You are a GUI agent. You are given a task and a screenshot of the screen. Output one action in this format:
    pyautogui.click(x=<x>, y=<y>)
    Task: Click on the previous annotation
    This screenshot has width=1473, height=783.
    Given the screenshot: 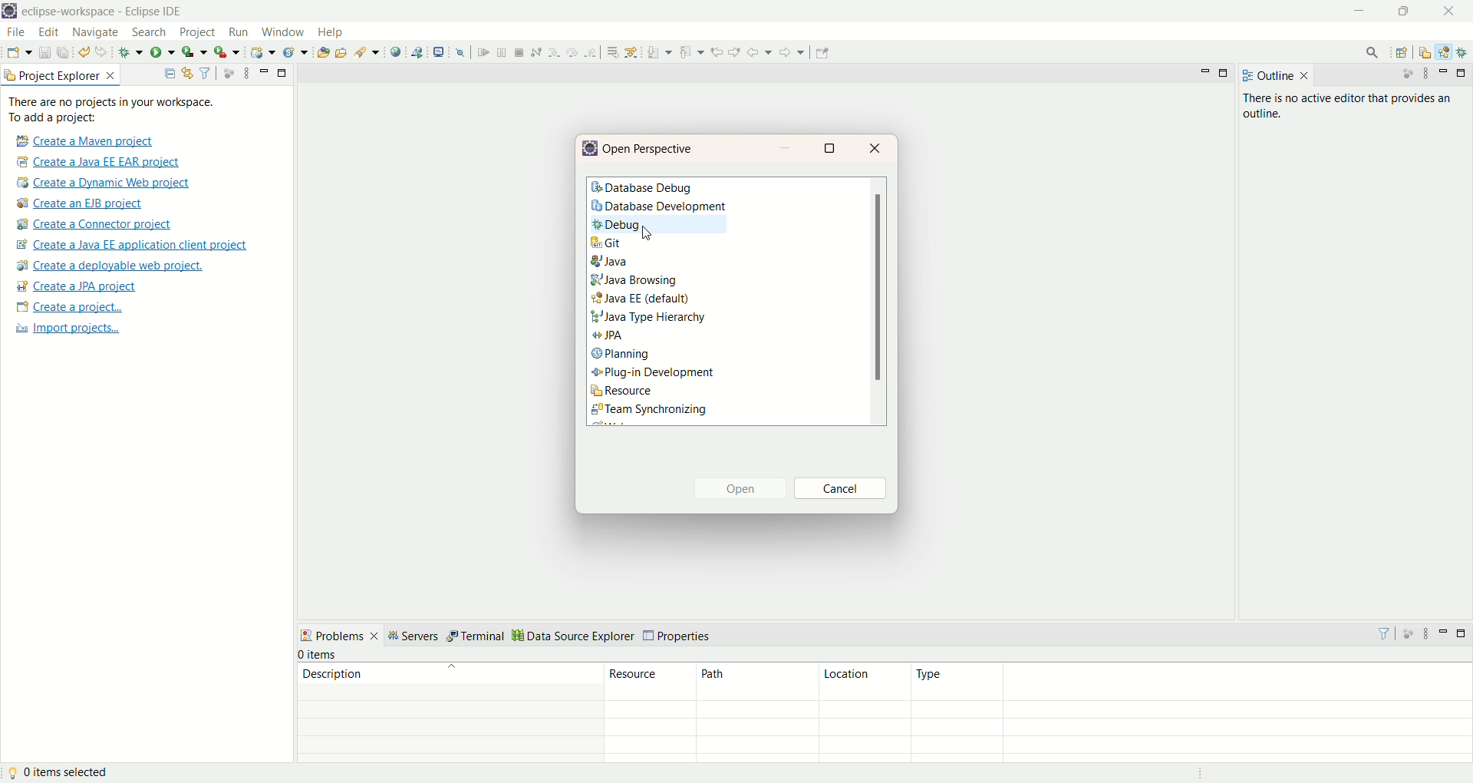 What is the action you would take?
    pyautogui.click(x=692, y=52)
    